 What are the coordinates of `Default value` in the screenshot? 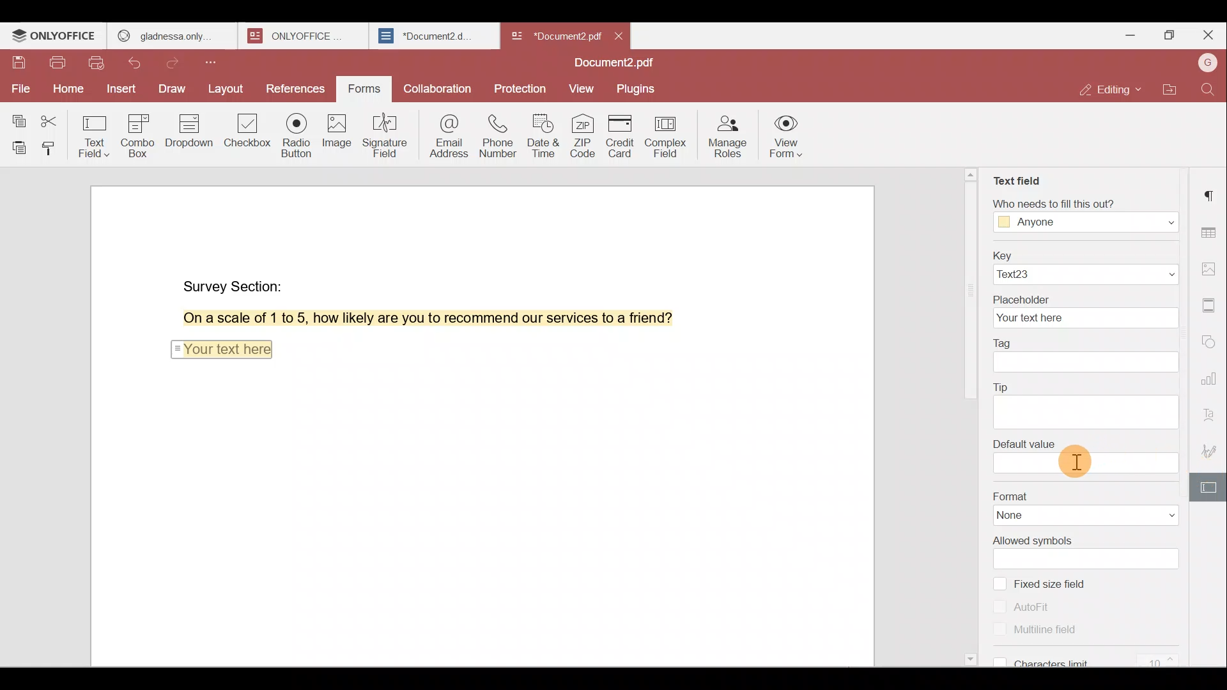 It's located at (1084, 456).